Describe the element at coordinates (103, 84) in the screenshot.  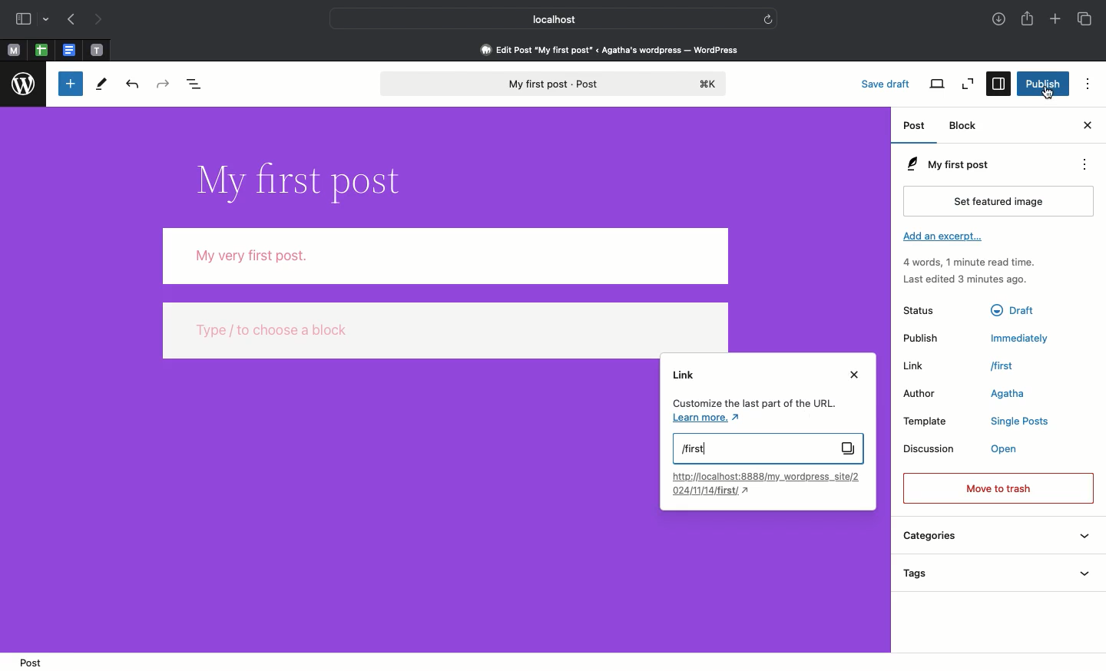
I see `Tools` at that location.